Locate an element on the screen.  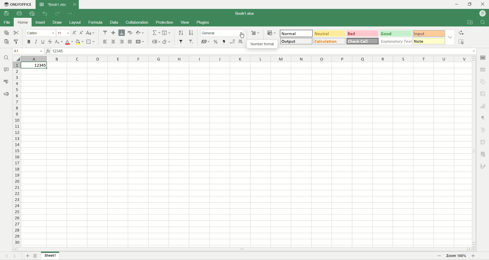
decrease decimal is located at coordinates (233, 42).